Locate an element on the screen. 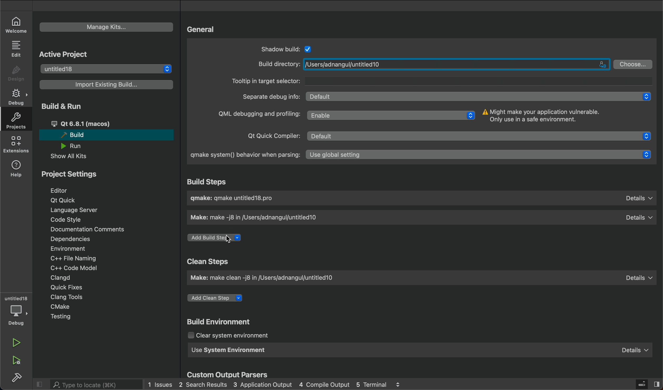 This screenshot has width=663, height=390. 1 Issues is located at coordinates (159, 383).